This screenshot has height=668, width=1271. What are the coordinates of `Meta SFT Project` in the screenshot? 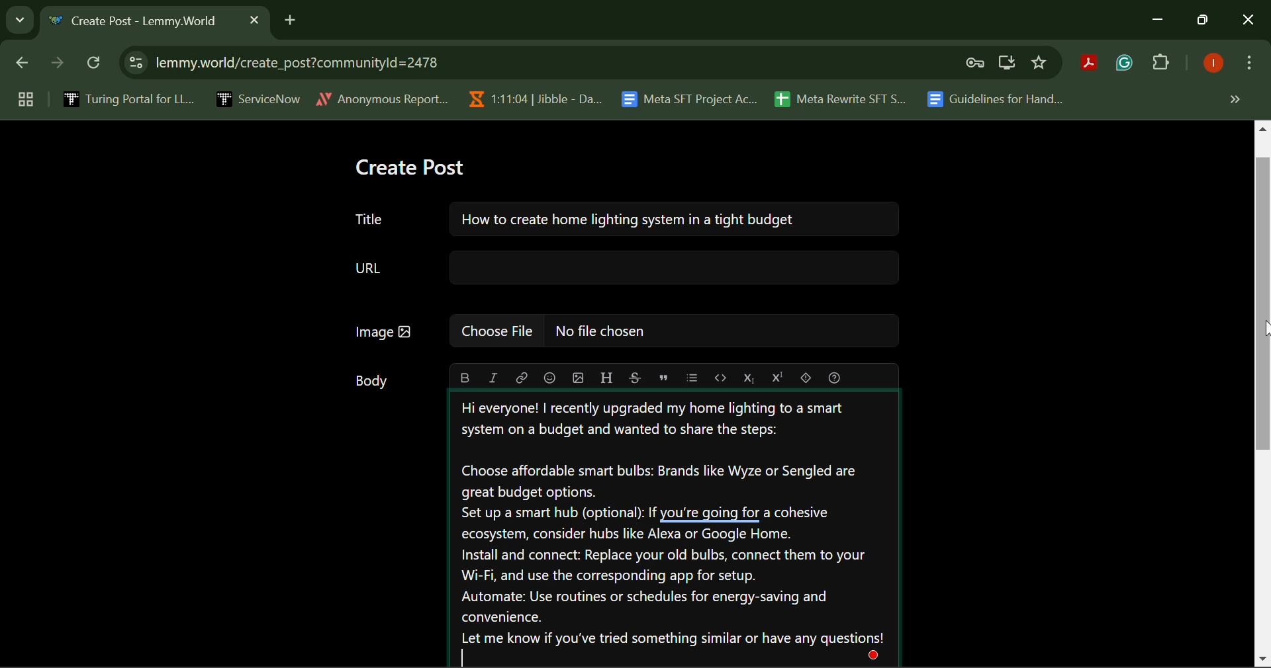 It's located at (691, 98).